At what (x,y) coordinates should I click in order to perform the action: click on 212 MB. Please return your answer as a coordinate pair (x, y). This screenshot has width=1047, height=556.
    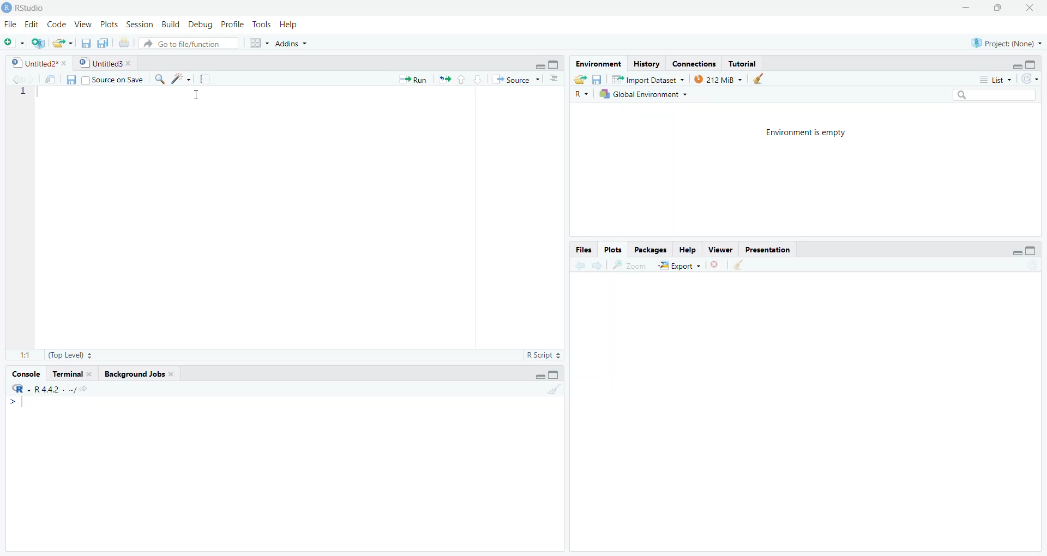
    Looking at the image, I should click on (719, 79).